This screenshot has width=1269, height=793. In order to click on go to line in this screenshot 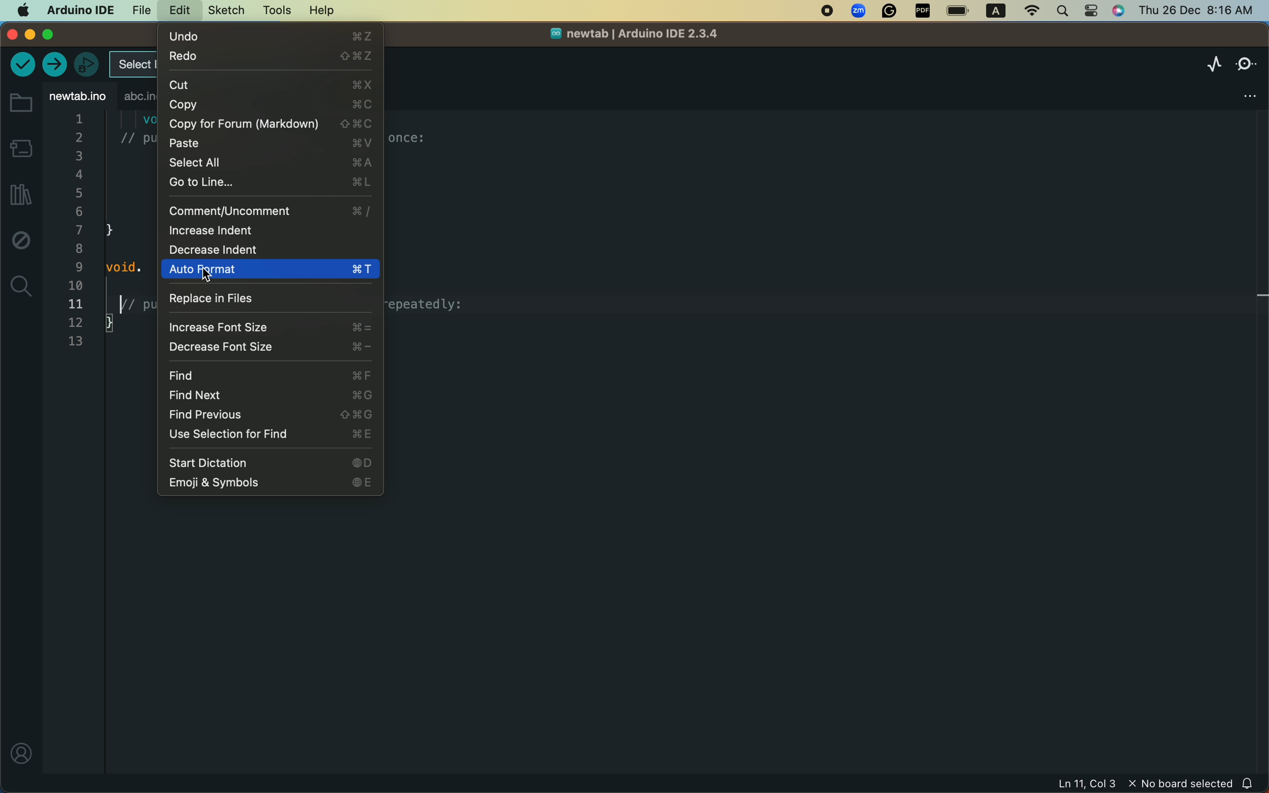, I will do `click(270, 181)`.